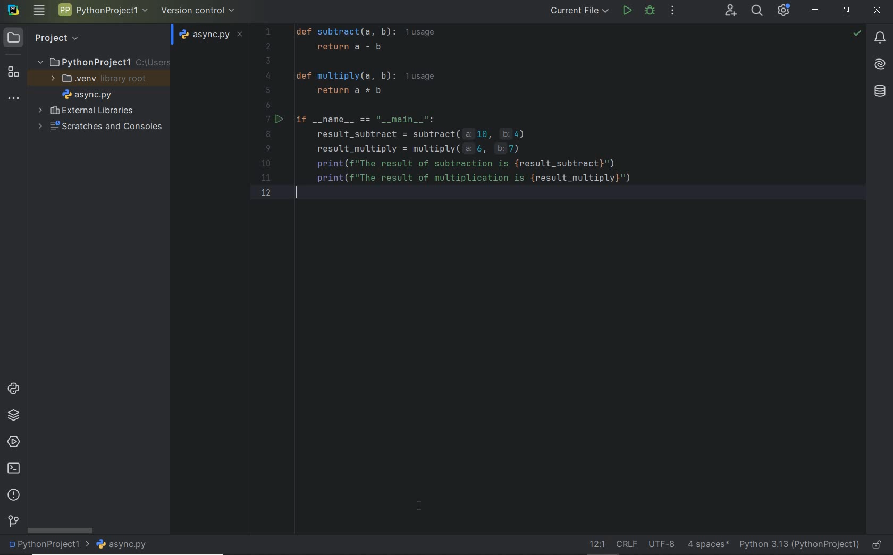  Describe the element at coordinates (13, 495) in the screenshot. I see `problems` at that location.